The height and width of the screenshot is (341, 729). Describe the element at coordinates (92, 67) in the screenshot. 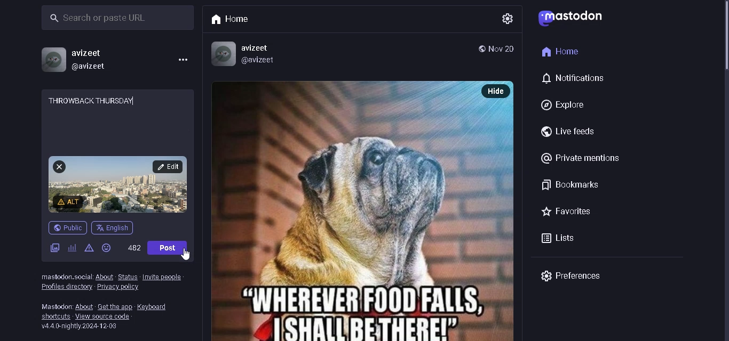

I see `@username` at that location.